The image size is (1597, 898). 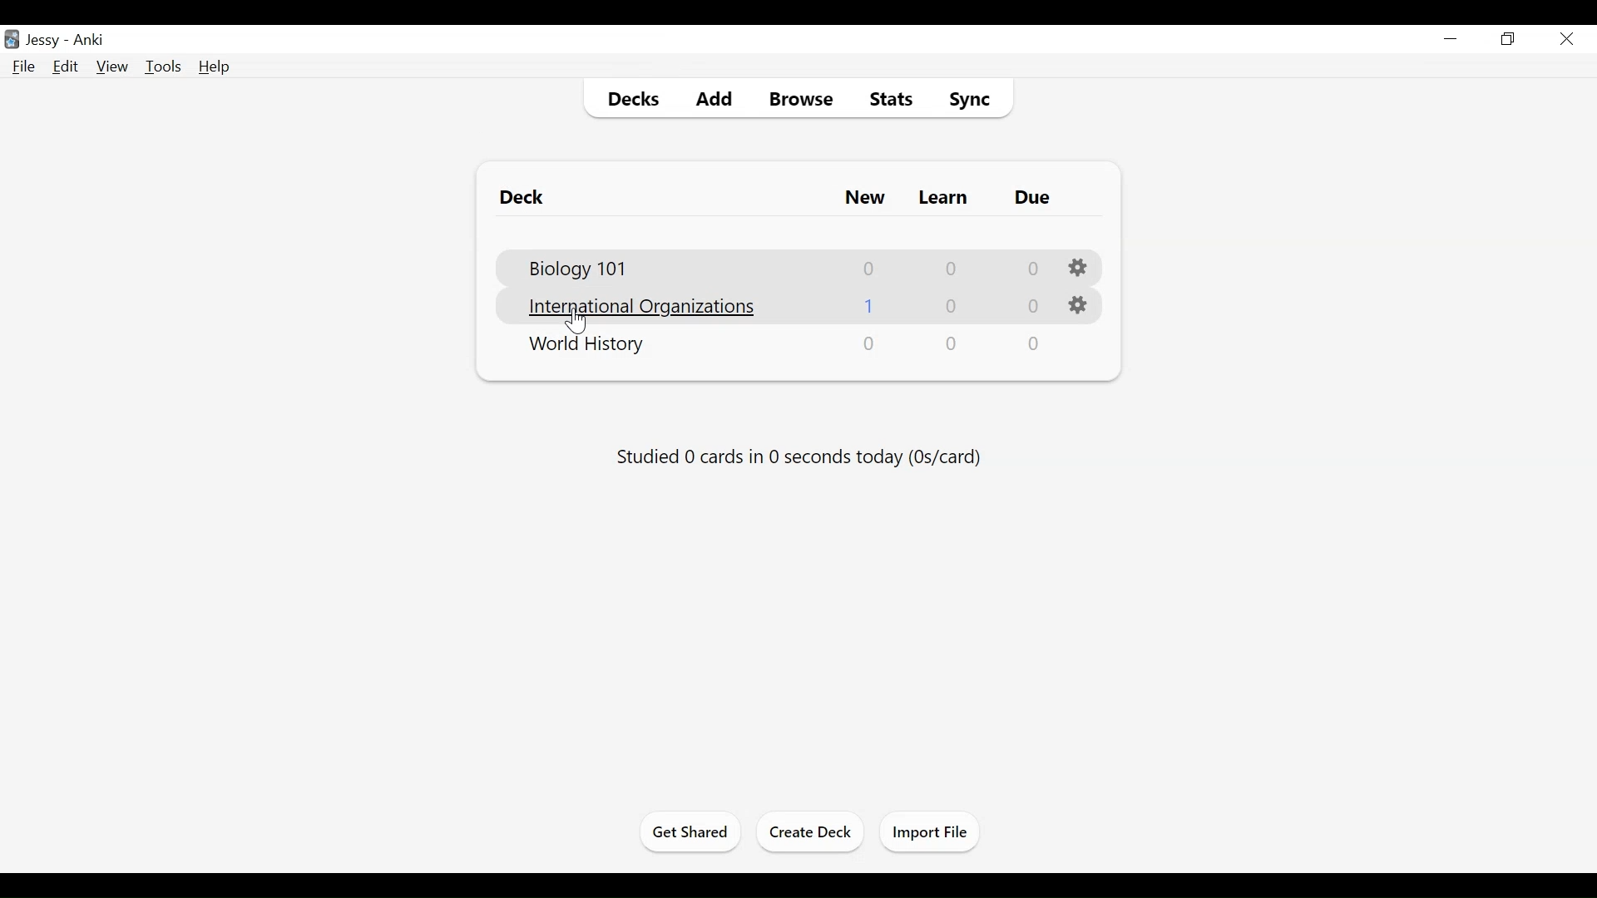 I want to click on Decks, so click(x=633, y=101).